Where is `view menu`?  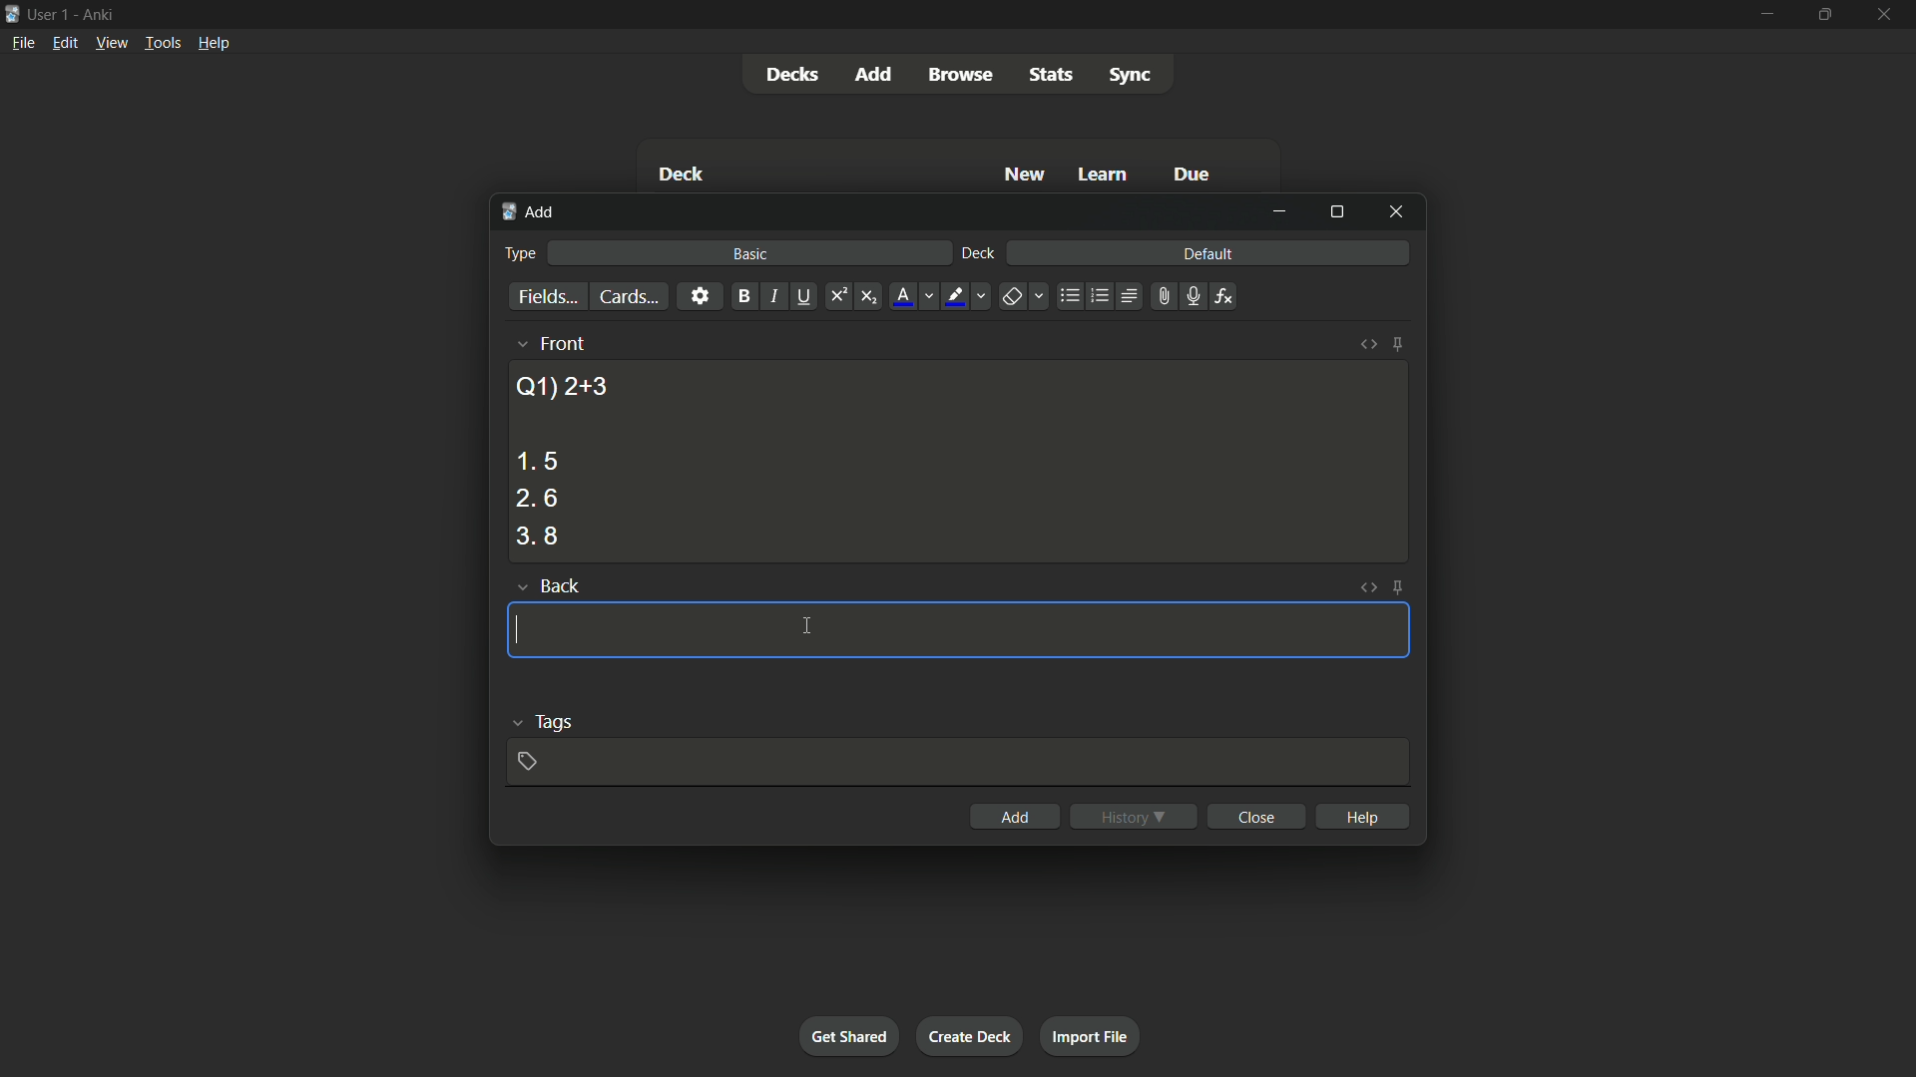
view menu is located at coordinates (110, 41).